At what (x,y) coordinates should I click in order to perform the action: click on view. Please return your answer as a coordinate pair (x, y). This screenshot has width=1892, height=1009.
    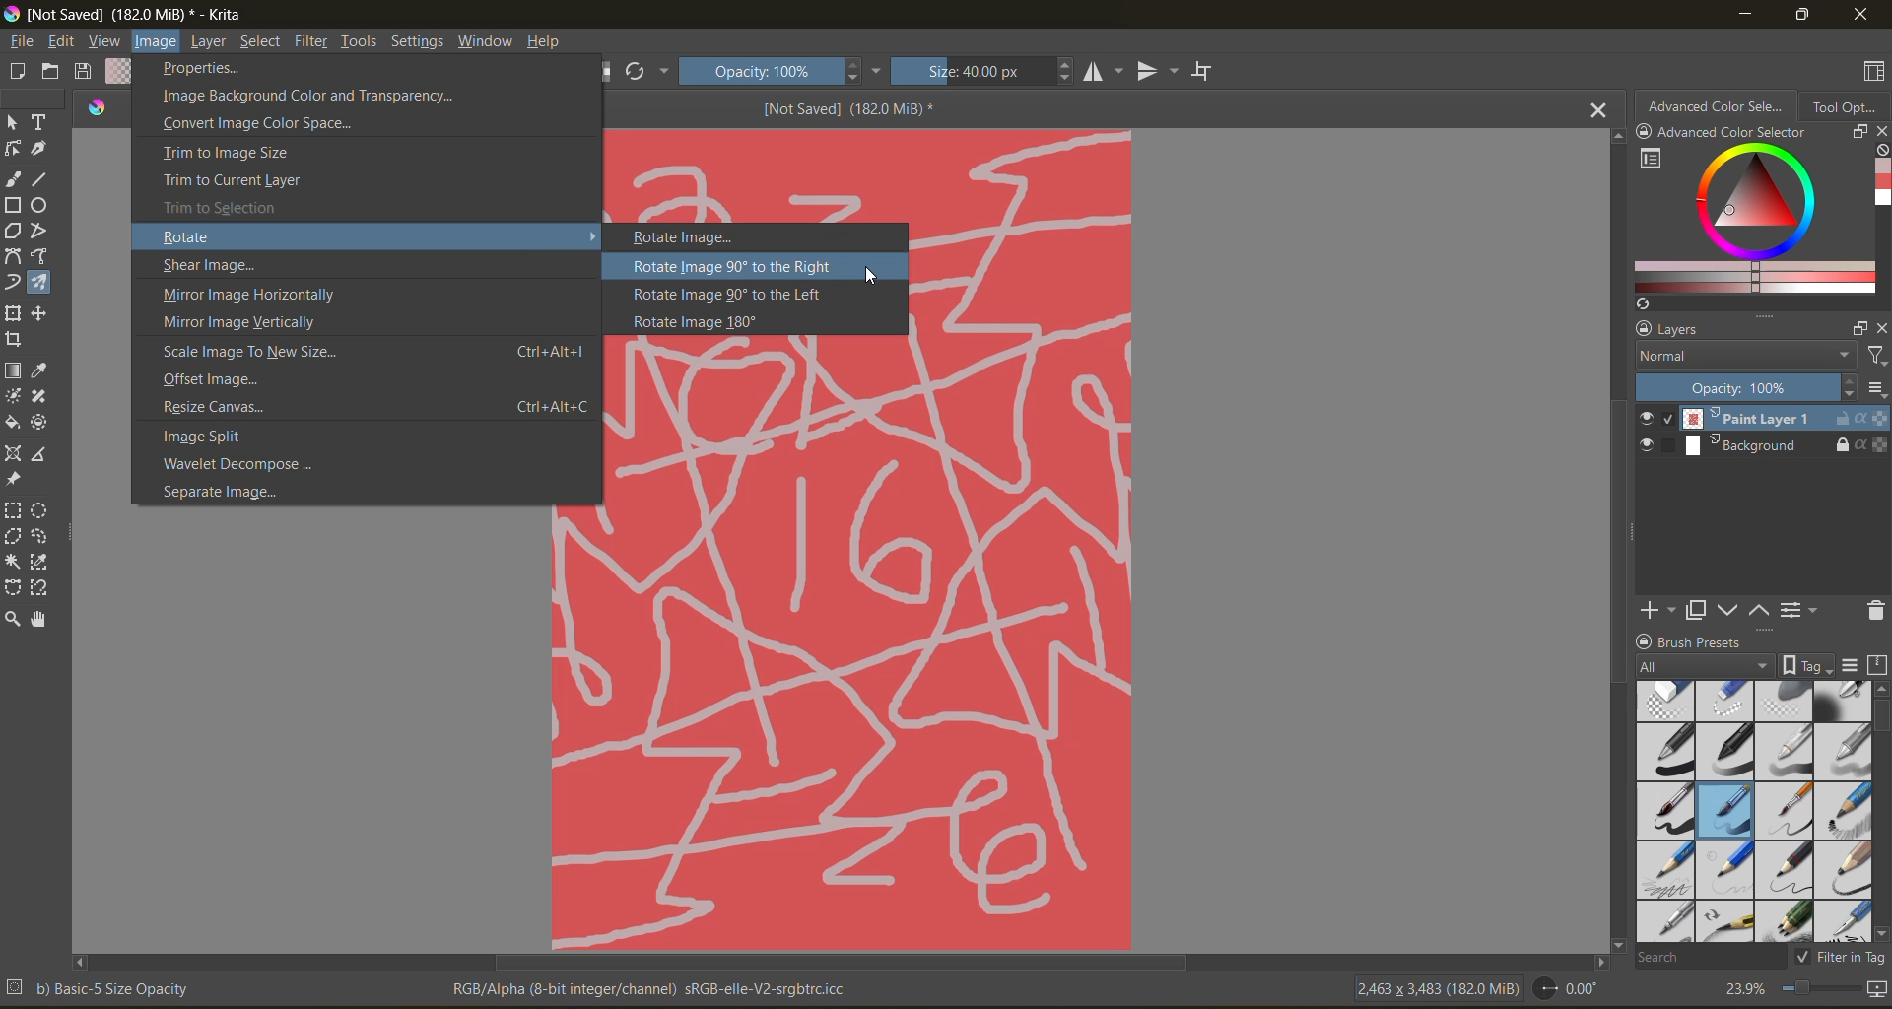
    Looking at the image, I should click on (103, 42).